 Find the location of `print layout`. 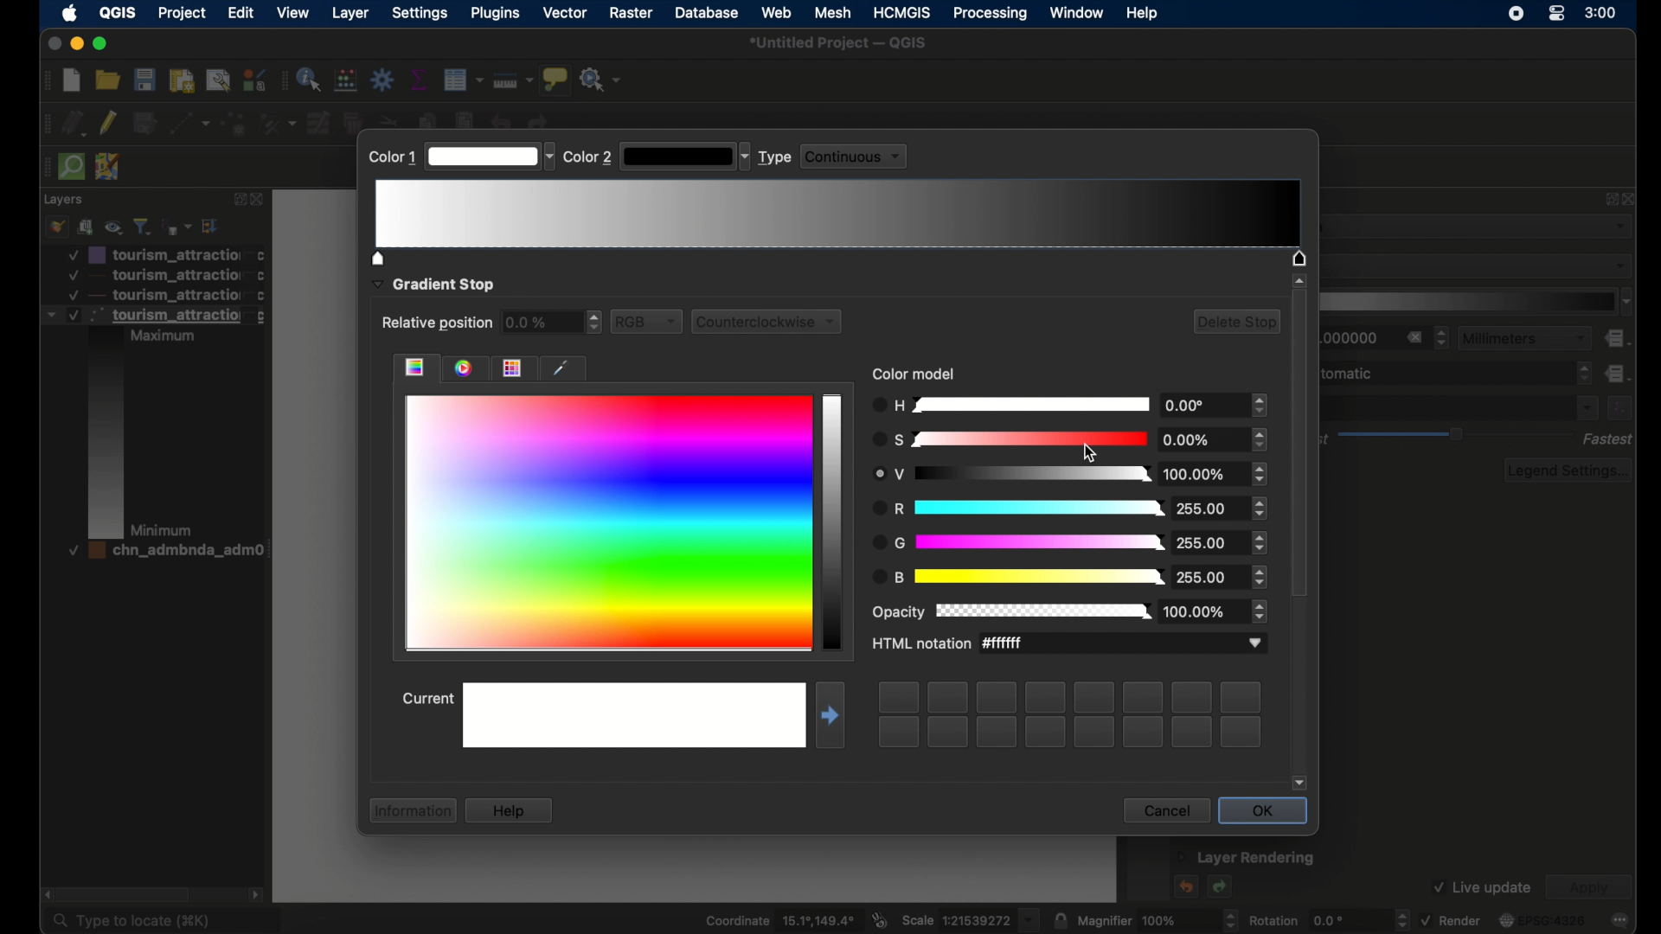

print layout is located at coordinates (183, 81).